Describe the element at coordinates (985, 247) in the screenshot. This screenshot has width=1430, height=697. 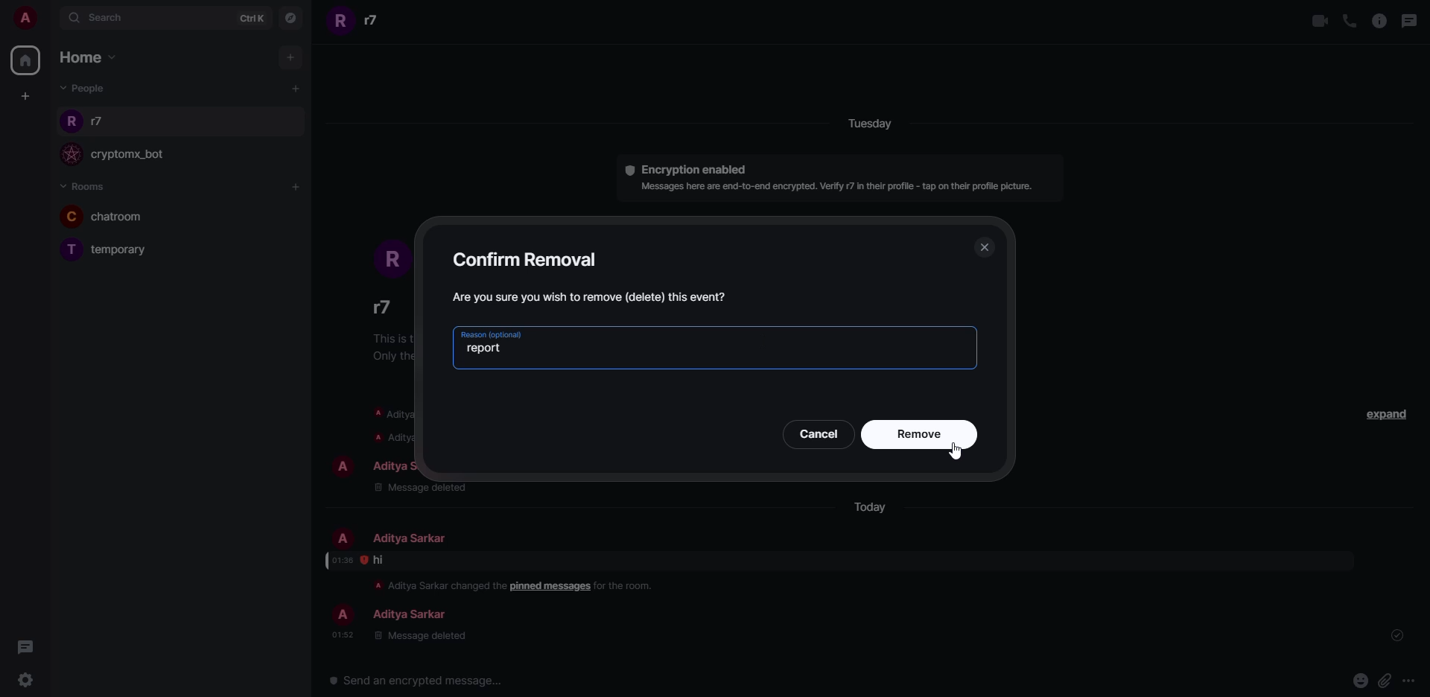
I see `close` at that location.